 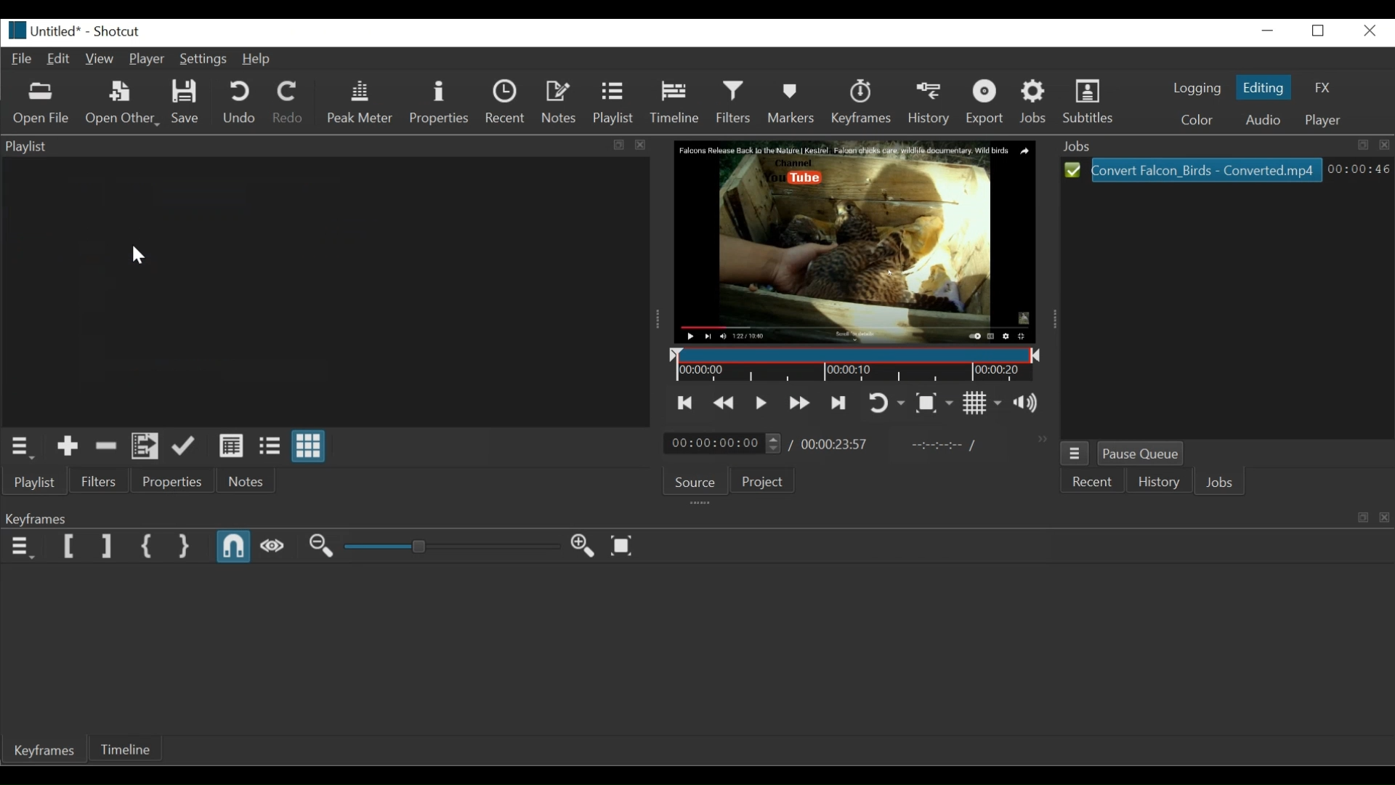 What do you see at coordinates (1262, 87) in the screenshot?
I see `Editing` at bounding box center [1262, 87].